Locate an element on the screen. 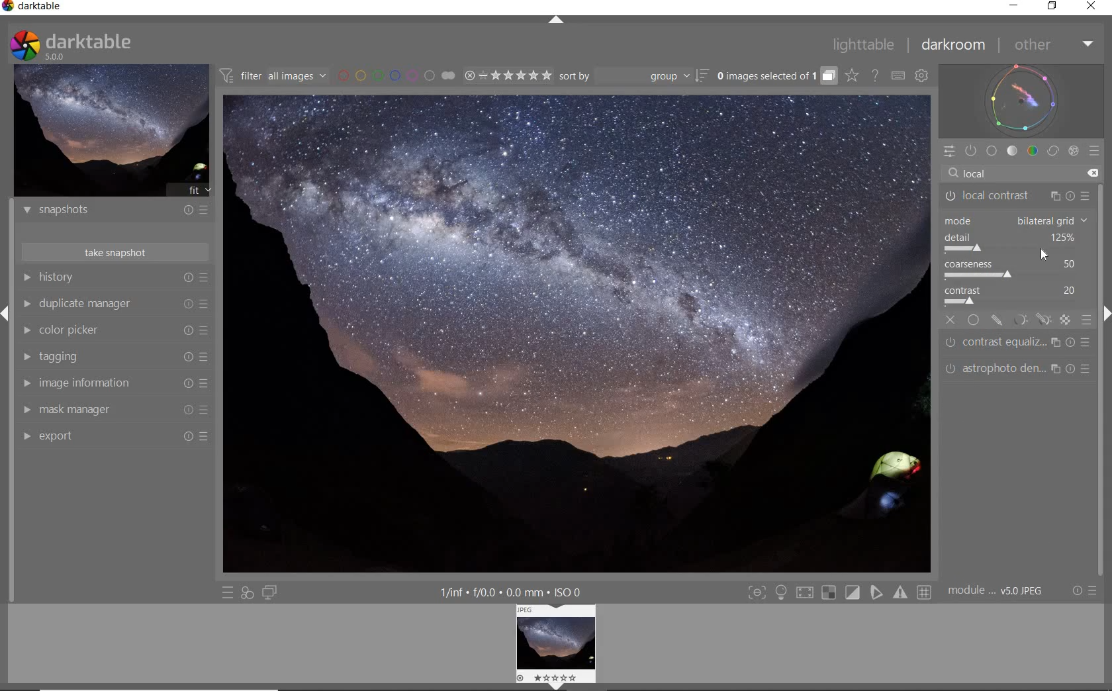  HISTORY is located at coordinates (26, 277).